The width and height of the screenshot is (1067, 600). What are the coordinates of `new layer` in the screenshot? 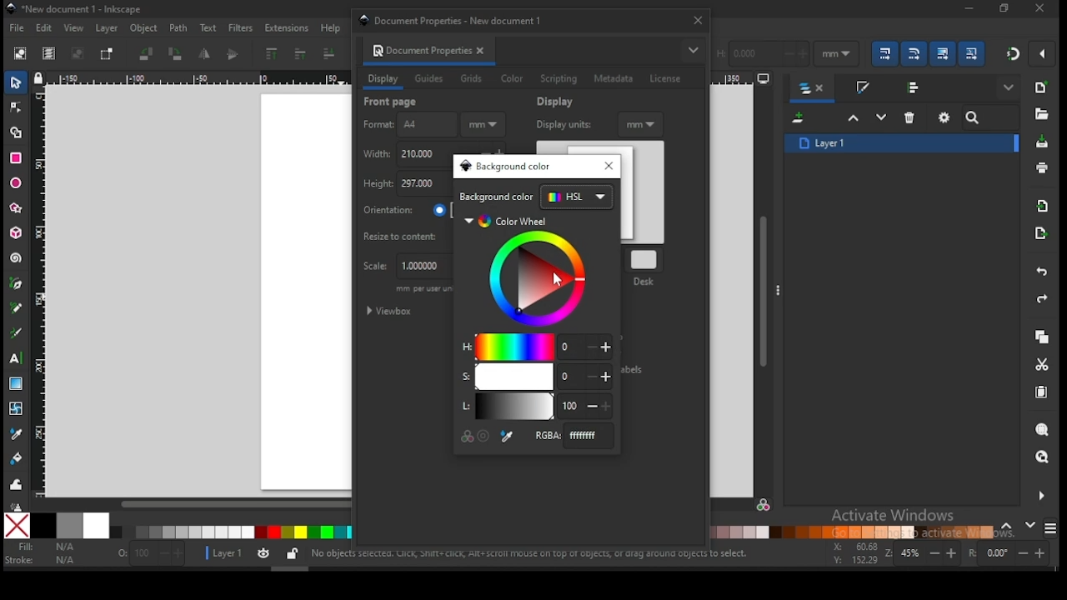 It's located at (800, 119).